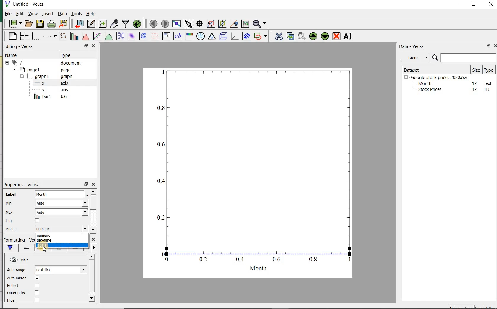 This screenshot has height=309, width=497. I want to click on 3d scene, so click(223, 37).